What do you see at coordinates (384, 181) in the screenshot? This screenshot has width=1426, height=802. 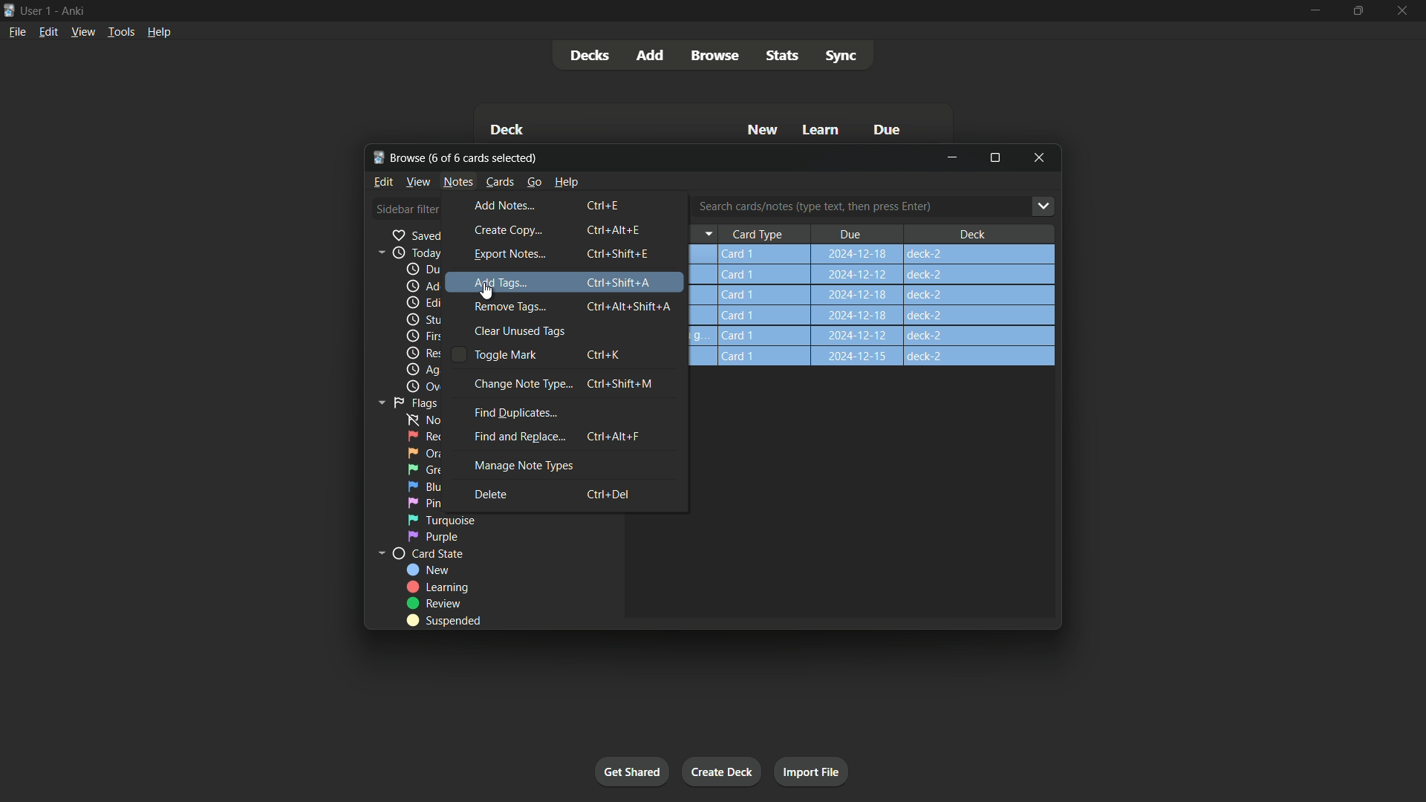 I see `Edit` at bounding box center [384, 181].